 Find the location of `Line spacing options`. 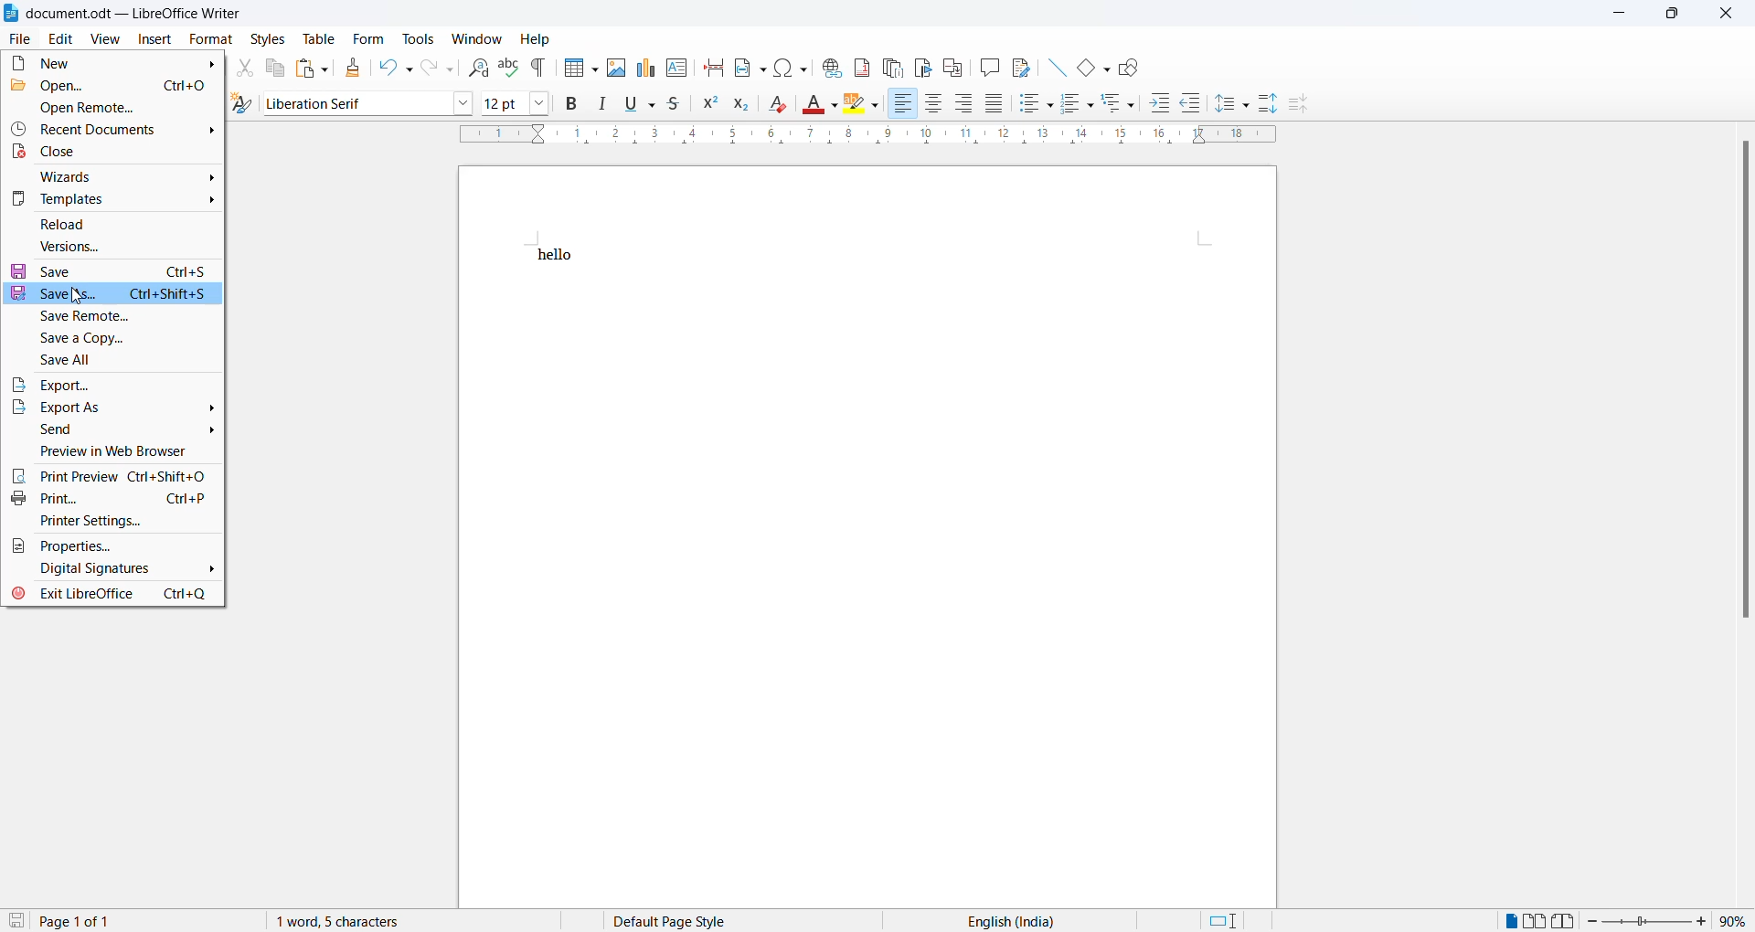

Line spacing options is located at coordinates (1232, 105).